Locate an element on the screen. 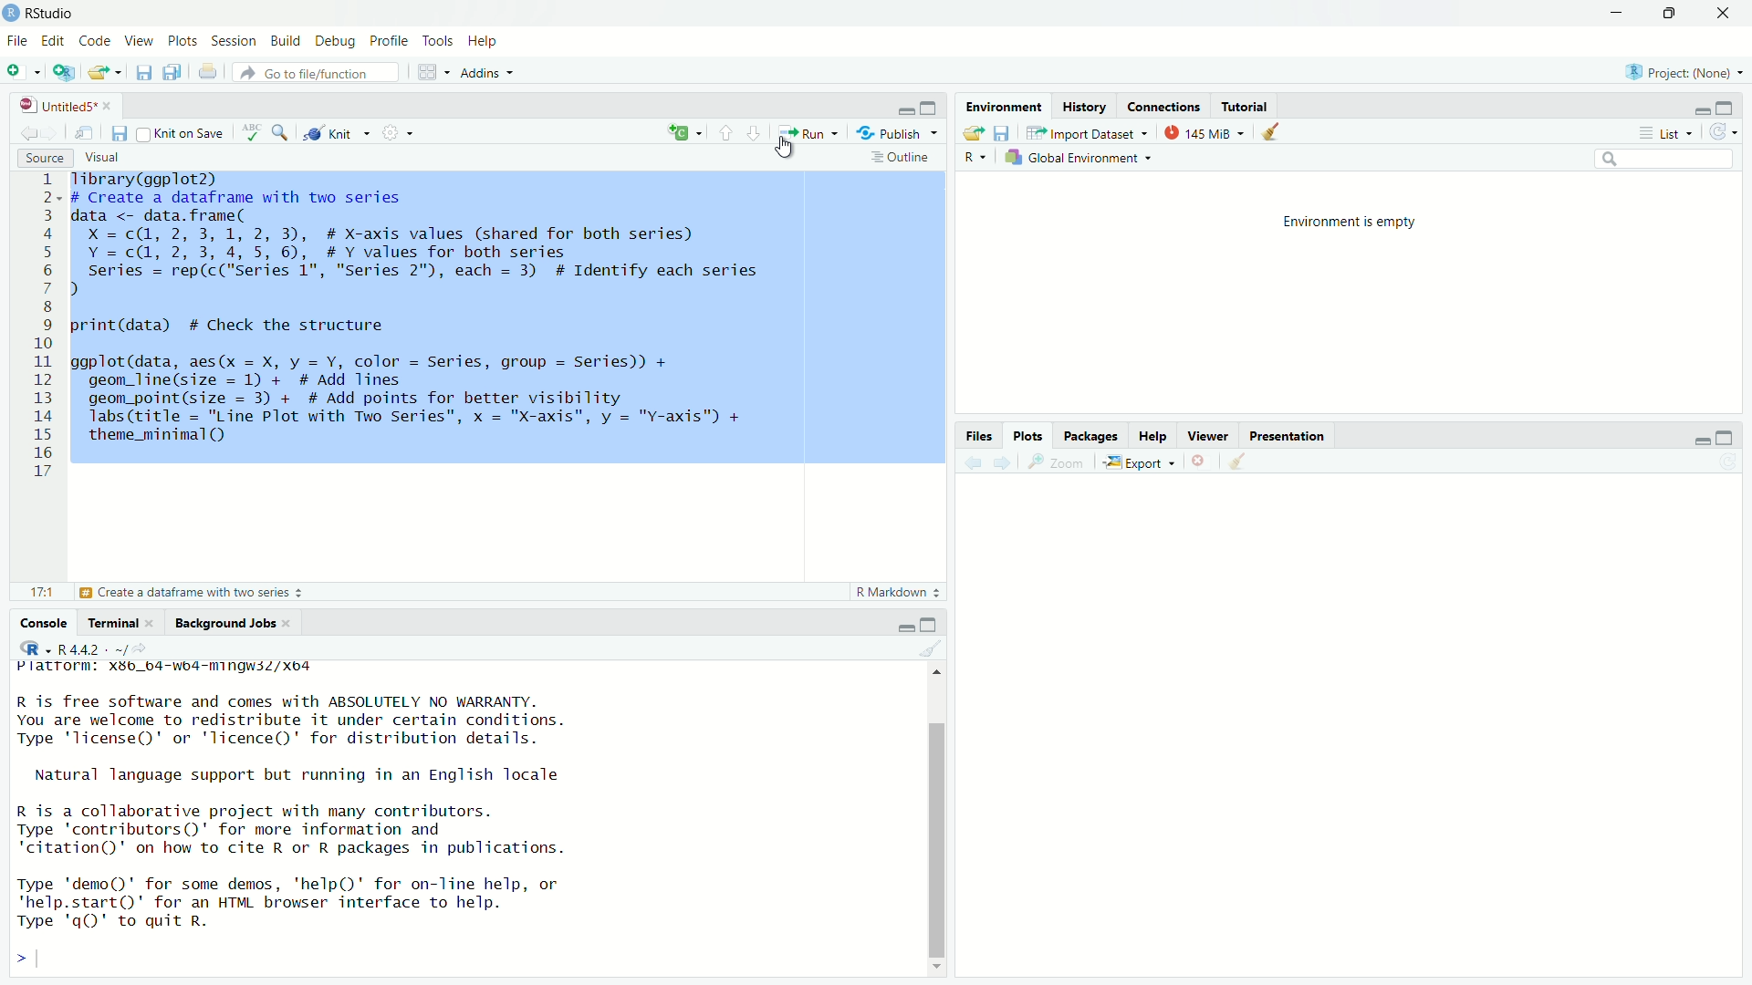 Image resolution: width=1752 pixels, height=985 pixels. clear is located at coordinates (1197, 461).